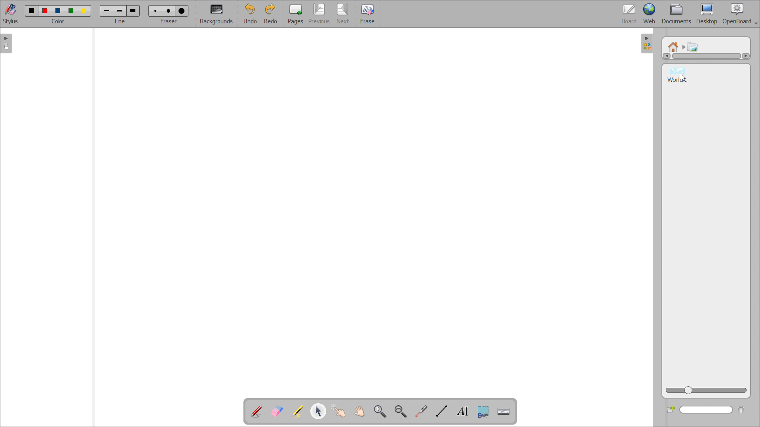 The image size is (760, 427). Describe the element at coordinates (421, 411) in the screenshot. I see `virtual laser pointer` at that location.